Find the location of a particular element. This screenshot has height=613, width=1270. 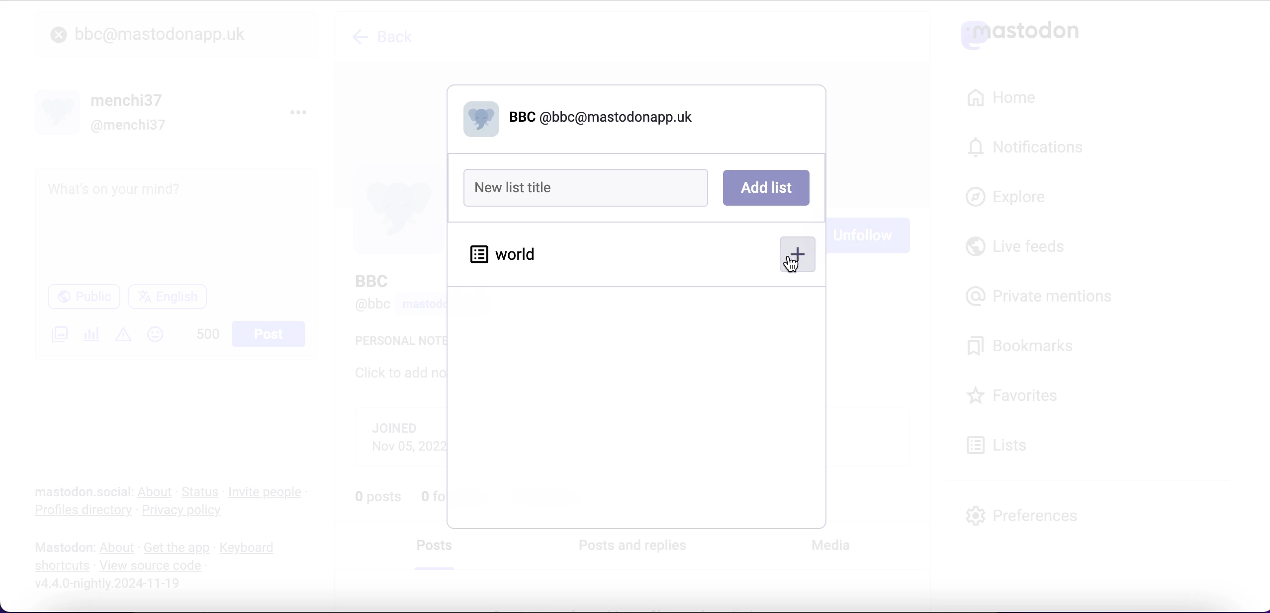

add a poll is located at coordinates (91, 338).